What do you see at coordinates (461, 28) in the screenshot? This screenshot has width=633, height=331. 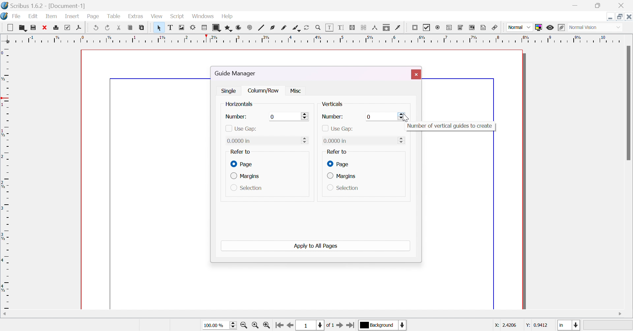 I see `PDF combo box` at bounding box center [461, 28].